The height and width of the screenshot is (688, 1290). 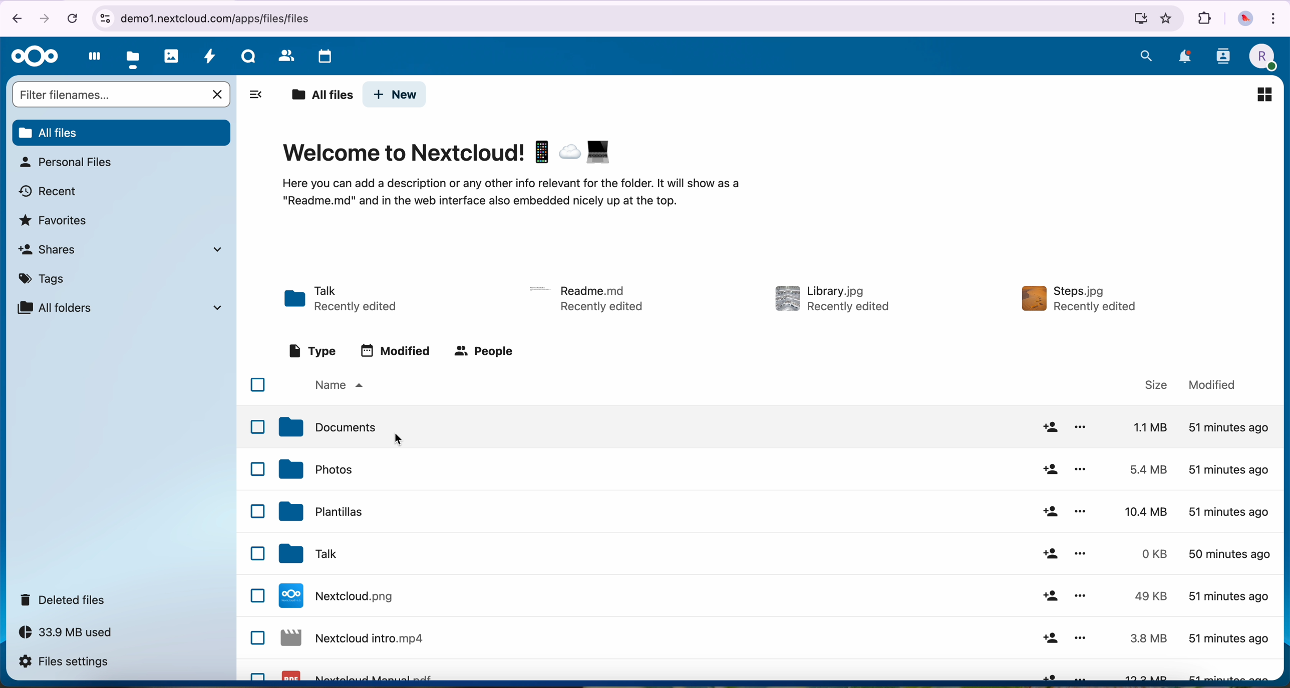 I want to click on checkbox, so click(x=257, y=553).